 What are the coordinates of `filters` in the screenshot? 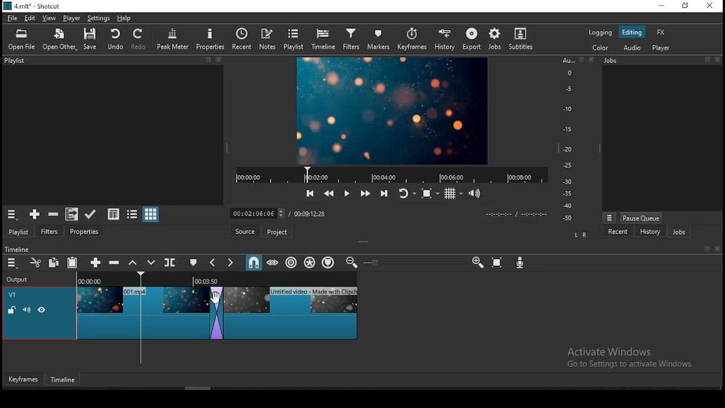 It's located at (353, 39).